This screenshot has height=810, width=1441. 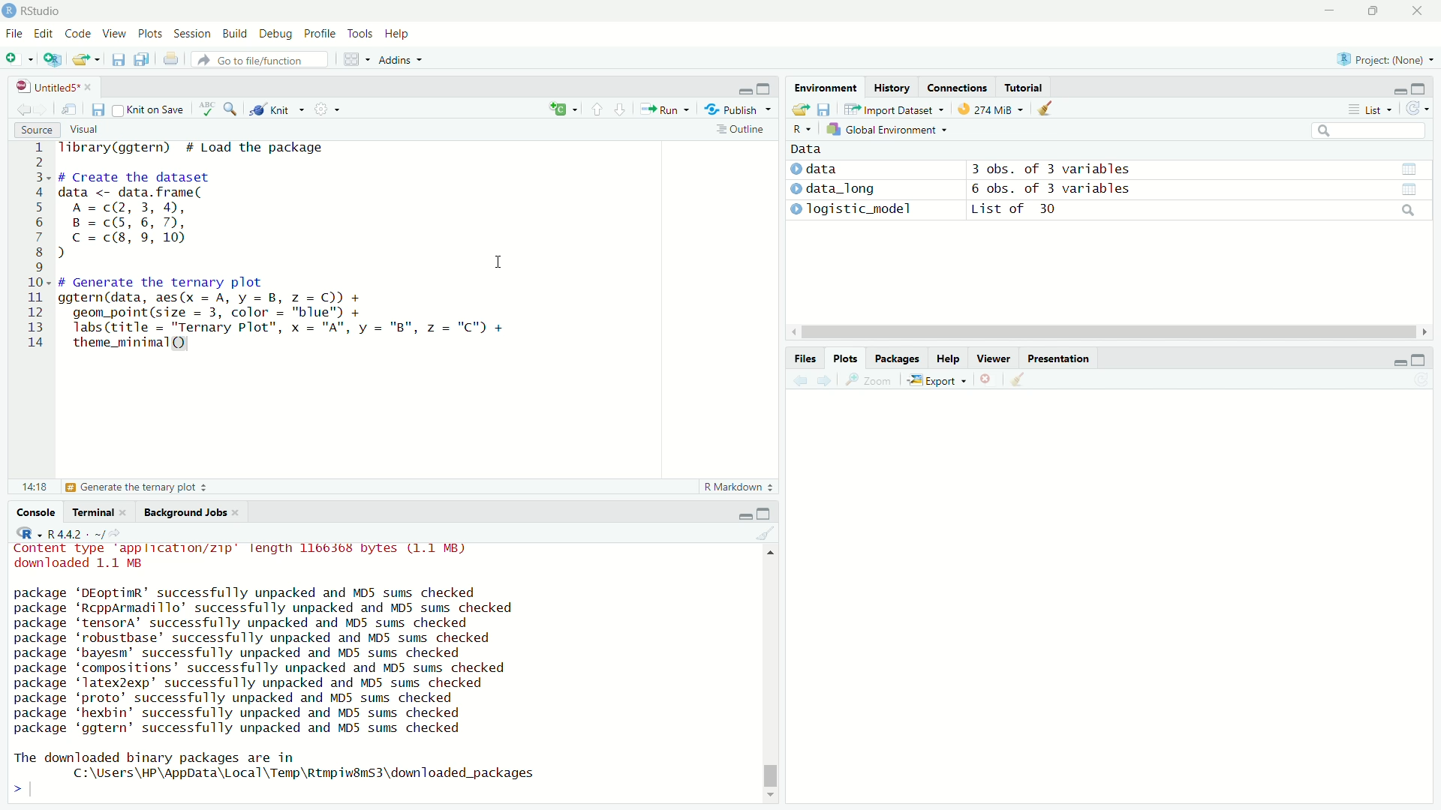 I want to click on Profile, so click(x=317, y=34).